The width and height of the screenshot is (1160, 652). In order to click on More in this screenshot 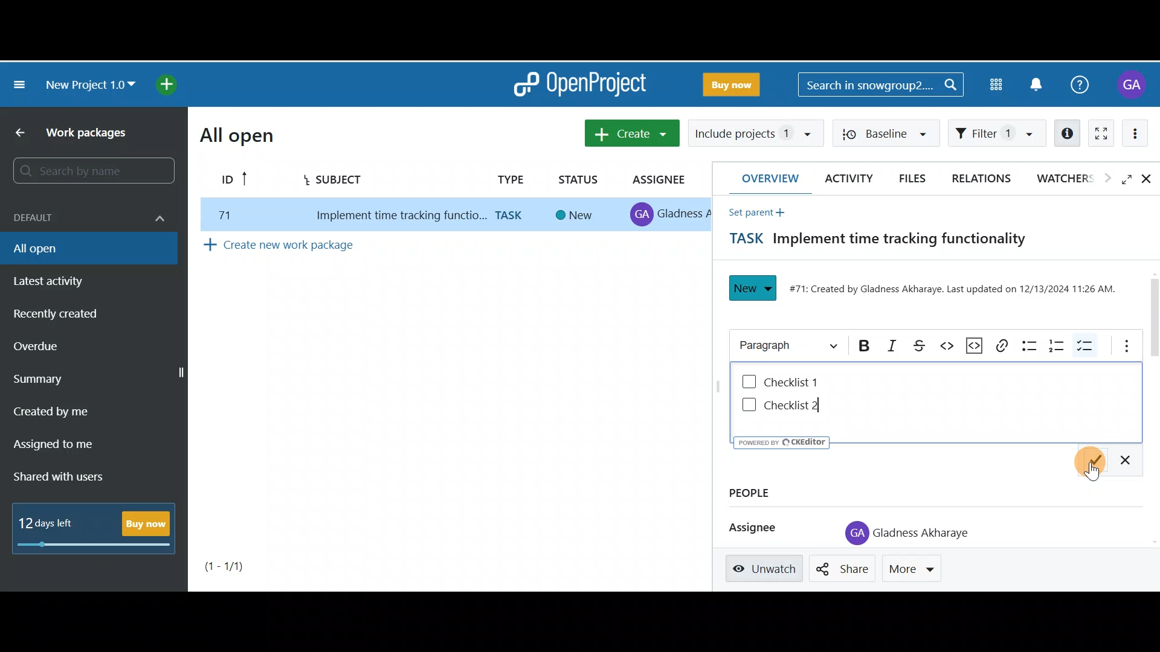, I will do `click(917, 566)`.